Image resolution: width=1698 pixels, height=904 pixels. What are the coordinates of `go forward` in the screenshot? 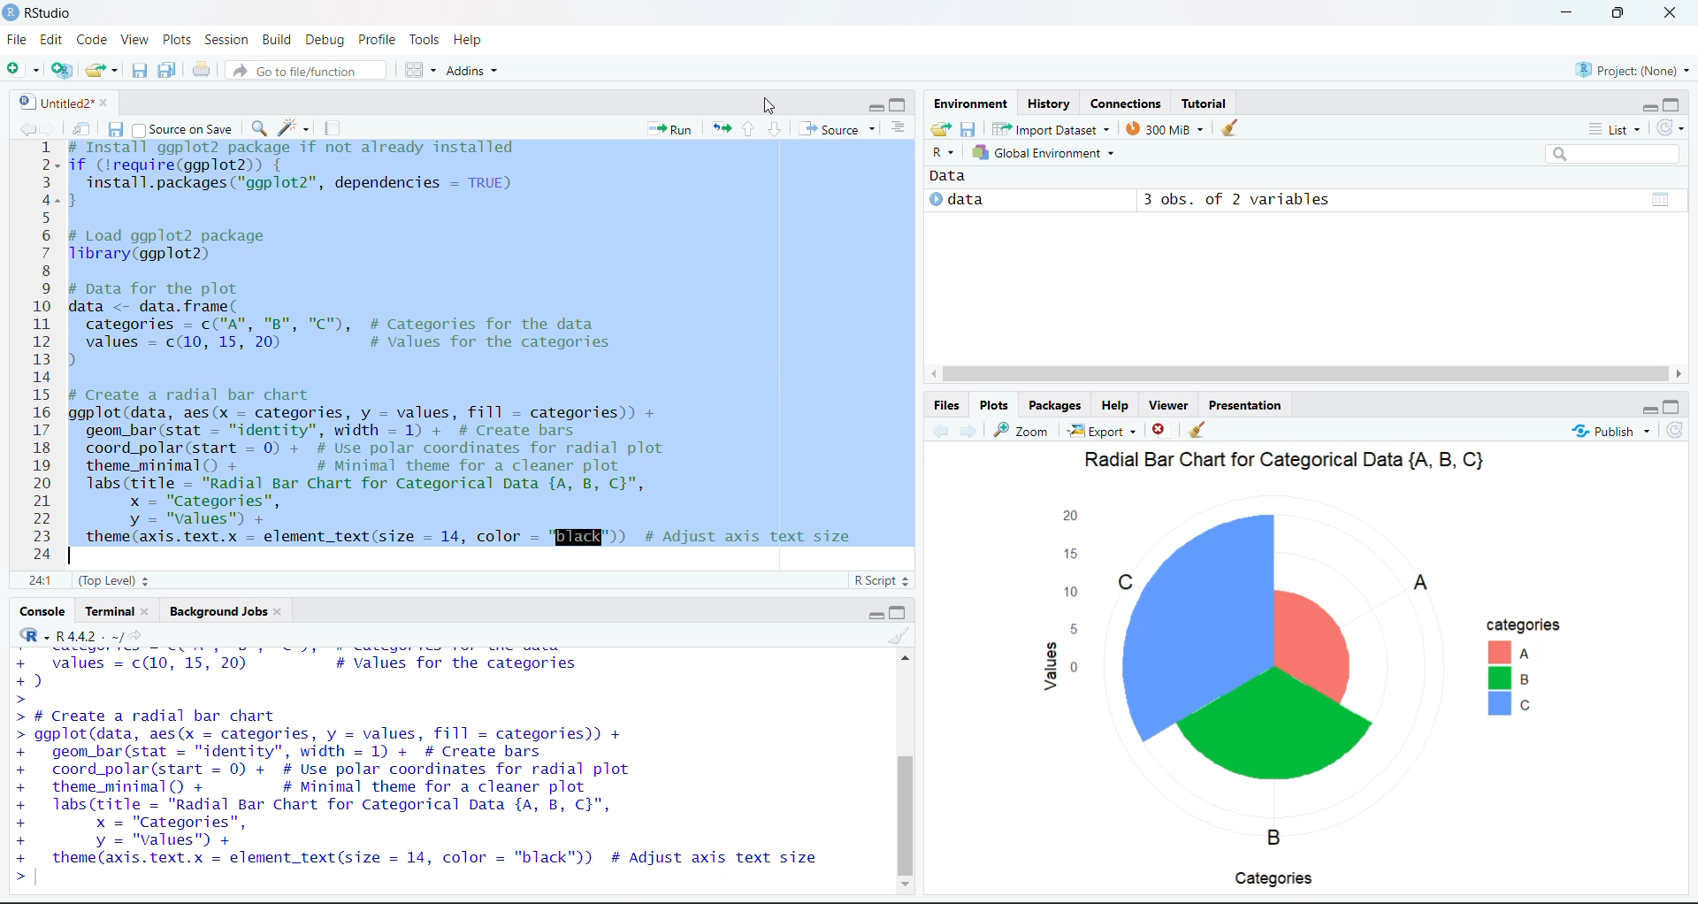 It's located at (970, 433).